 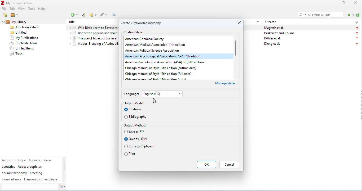 What do you see at coordinates (169, 56) in the screenshot?
I see `american psychological association(APA) 7th edition` at bounding box center [169, 56].